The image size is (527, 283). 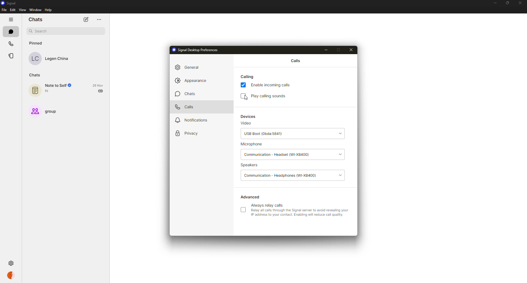 What do you see at coordinates (37, 20) in the screenshot?
I see `chats` at bounding box center [37, 20].